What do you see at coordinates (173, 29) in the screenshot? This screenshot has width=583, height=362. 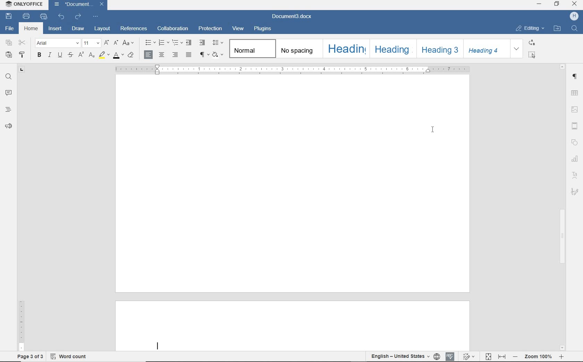 I see `COLLABORATION` at bounding box center [173, 29].